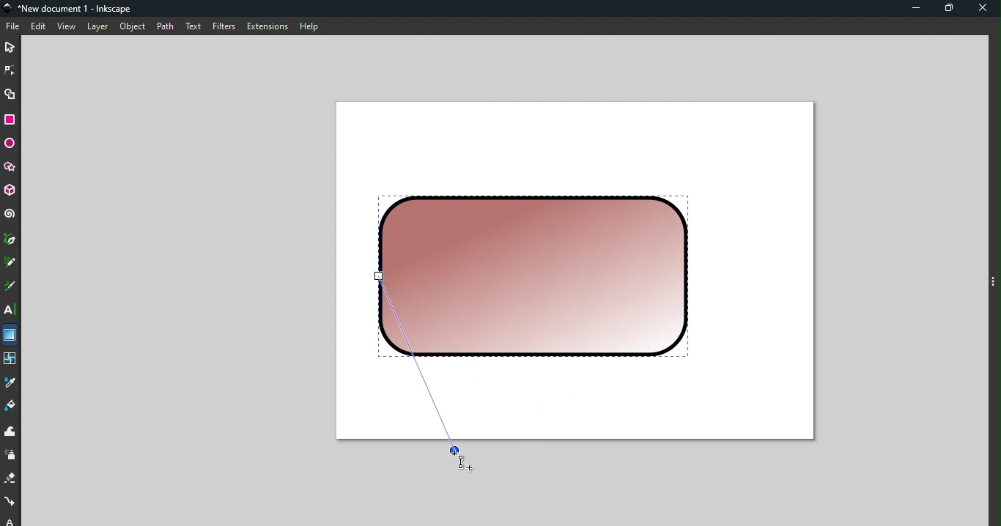  What do you see at coordinates (11, 310) in the screenshot?
I see `Text tool` at bounding box center [11, 310].